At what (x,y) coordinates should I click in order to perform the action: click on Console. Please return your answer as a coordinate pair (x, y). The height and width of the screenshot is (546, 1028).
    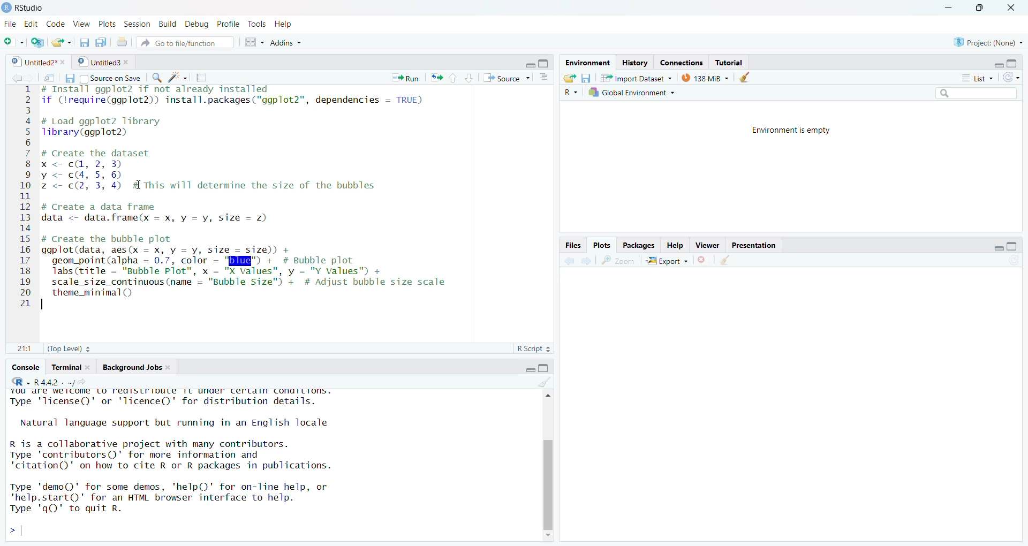
    Looking at the image, I should click on (25, 367).